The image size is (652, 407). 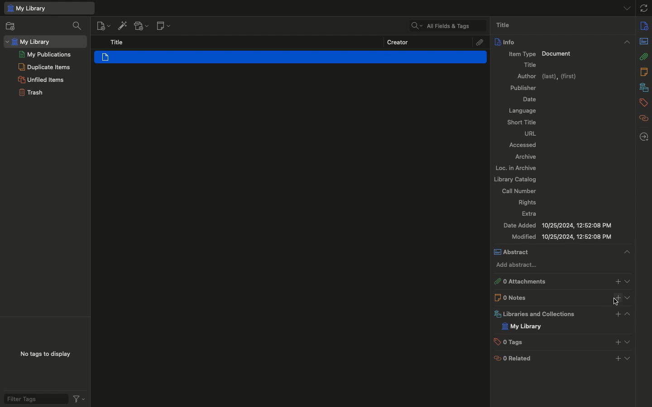 What do you see at coordinates (399, 42) in the screenshot?
I see `Create` at bounding box center [399, 42].